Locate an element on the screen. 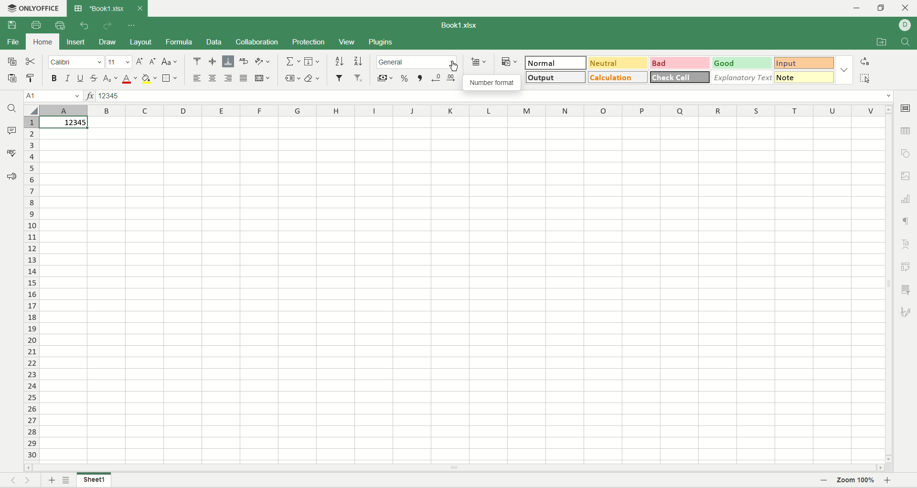 Image resolution: width=917 pixels, height=488 pixels. maximize is located at coordinates (883, 9).